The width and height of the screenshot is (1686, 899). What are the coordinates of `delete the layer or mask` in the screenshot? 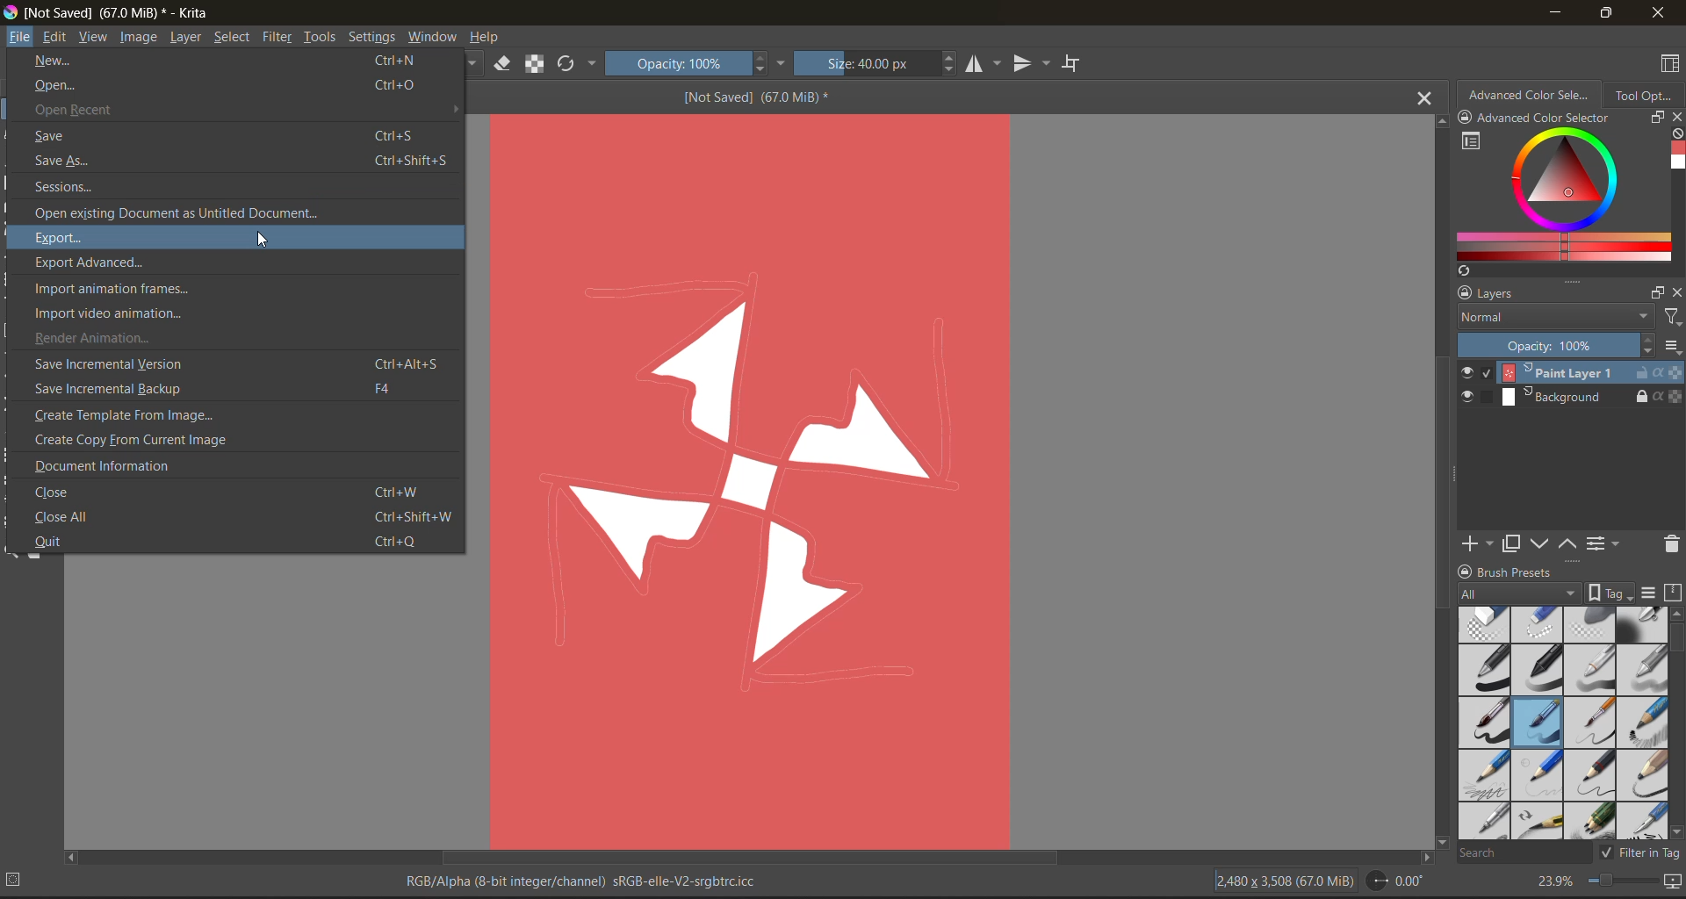 It's located at (1666, 547).